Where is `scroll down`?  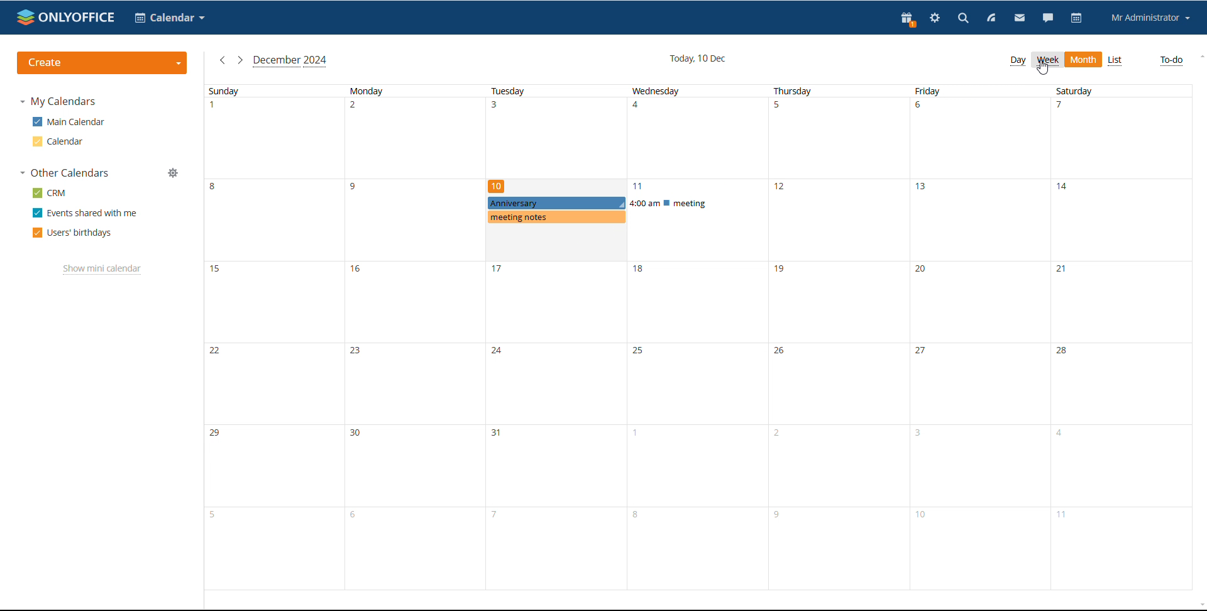
scroll down is located at coordinates (1196, 602).